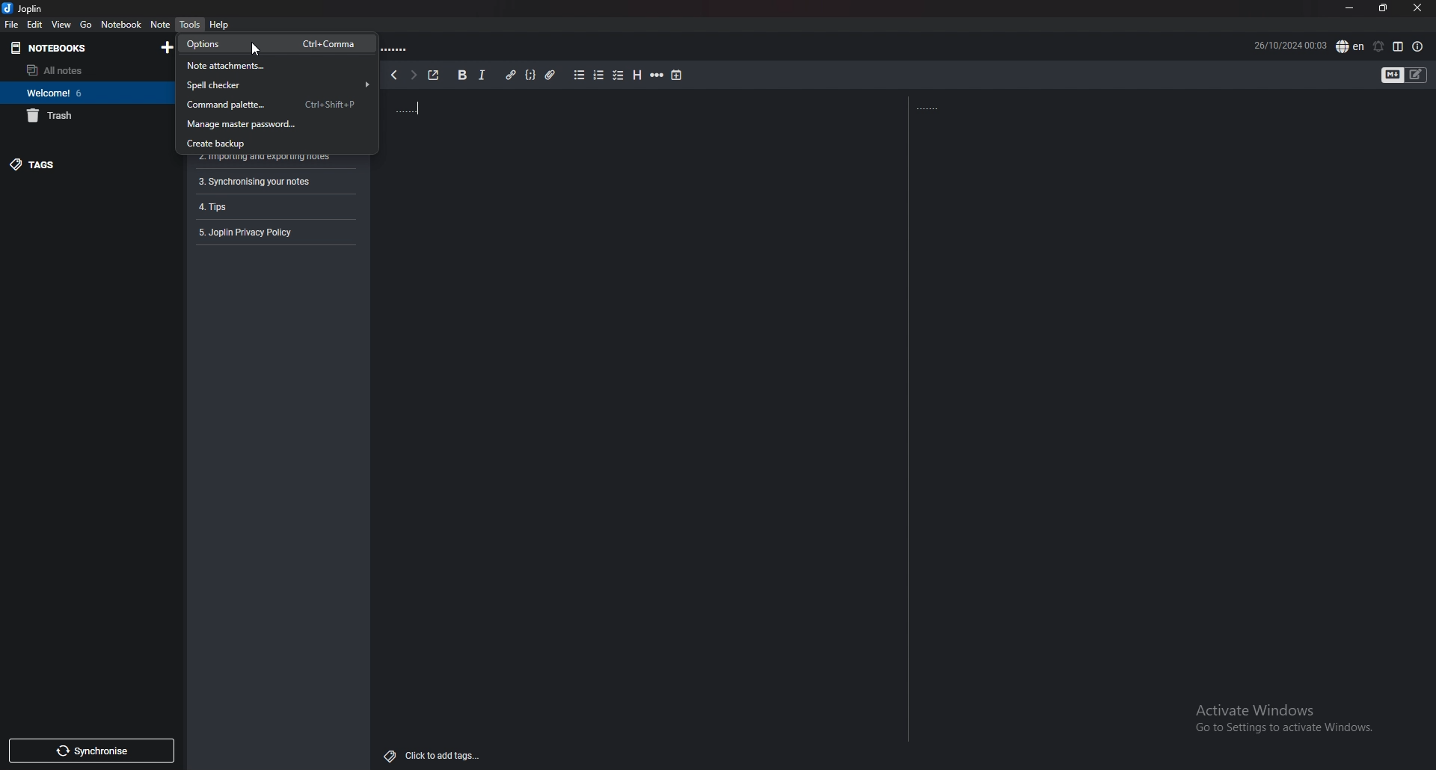  What do you see at coordinates (550, 75) in the screenshot?
I see `add attachment` at bounding box center [550, 75].